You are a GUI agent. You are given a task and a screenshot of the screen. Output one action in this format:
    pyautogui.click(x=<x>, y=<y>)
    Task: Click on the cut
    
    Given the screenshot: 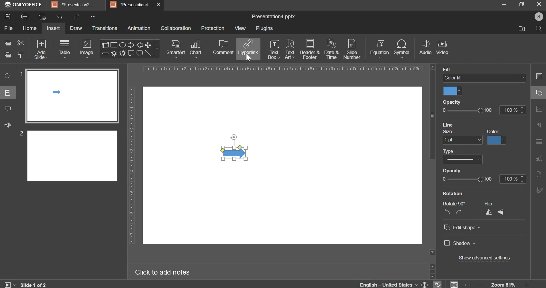 What is the action you would take?
    pyautogui.click(x=20, y=42)
    